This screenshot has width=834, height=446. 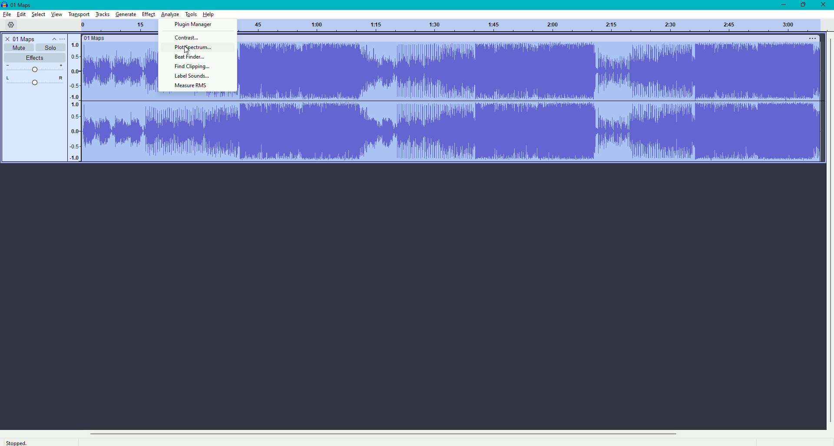 I want to click on track numbers, so click(x=530, y=24).